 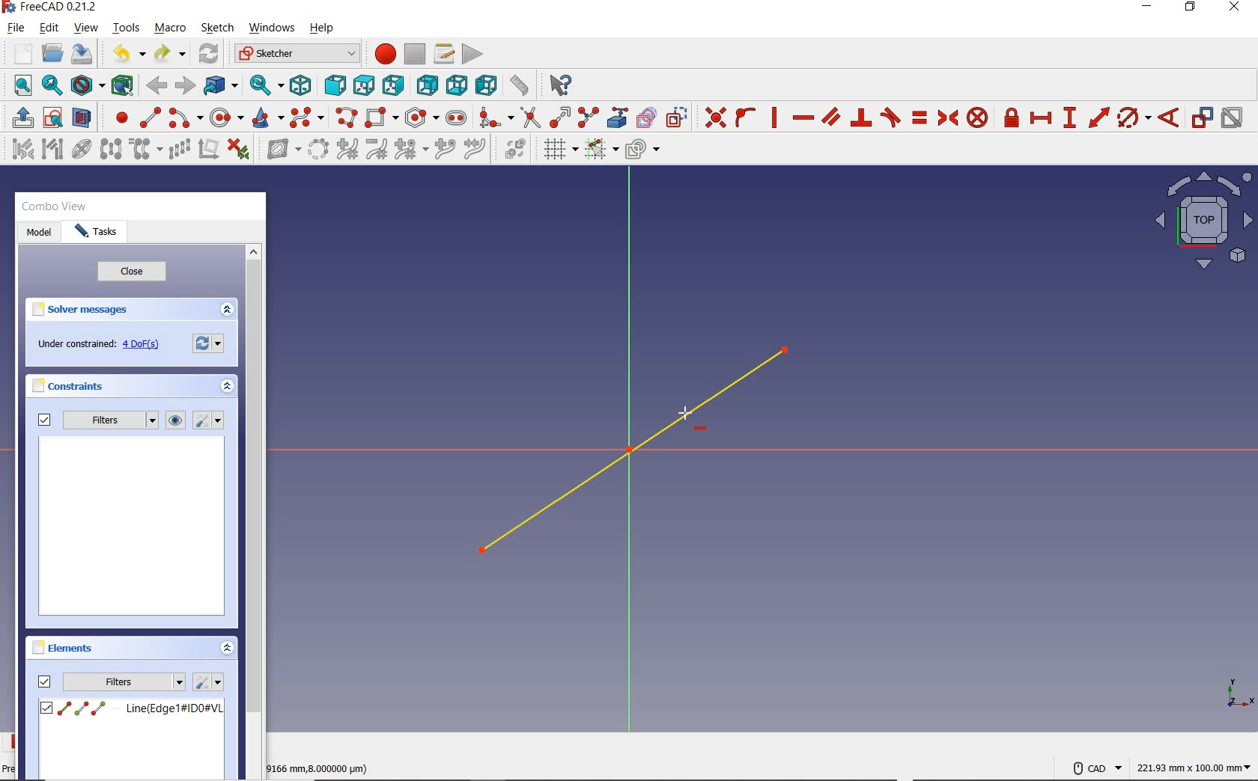 I want to click on CONVERT GEOMETRY TO B-SPLINE, so click(x=318, y=148).